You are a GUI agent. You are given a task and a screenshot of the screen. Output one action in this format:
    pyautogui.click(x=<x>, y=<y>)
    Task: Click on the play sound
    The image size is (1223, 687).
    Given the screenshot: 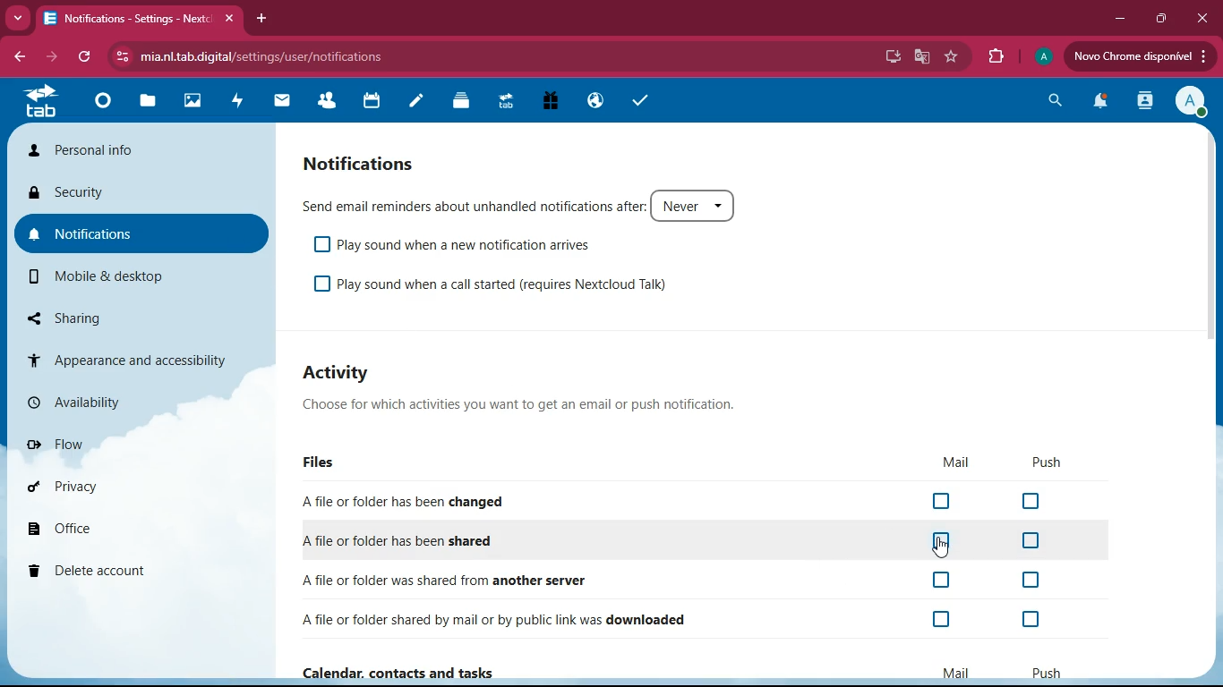 What is the action you would take?
    pyautogui.click(x=458, y=244)
    